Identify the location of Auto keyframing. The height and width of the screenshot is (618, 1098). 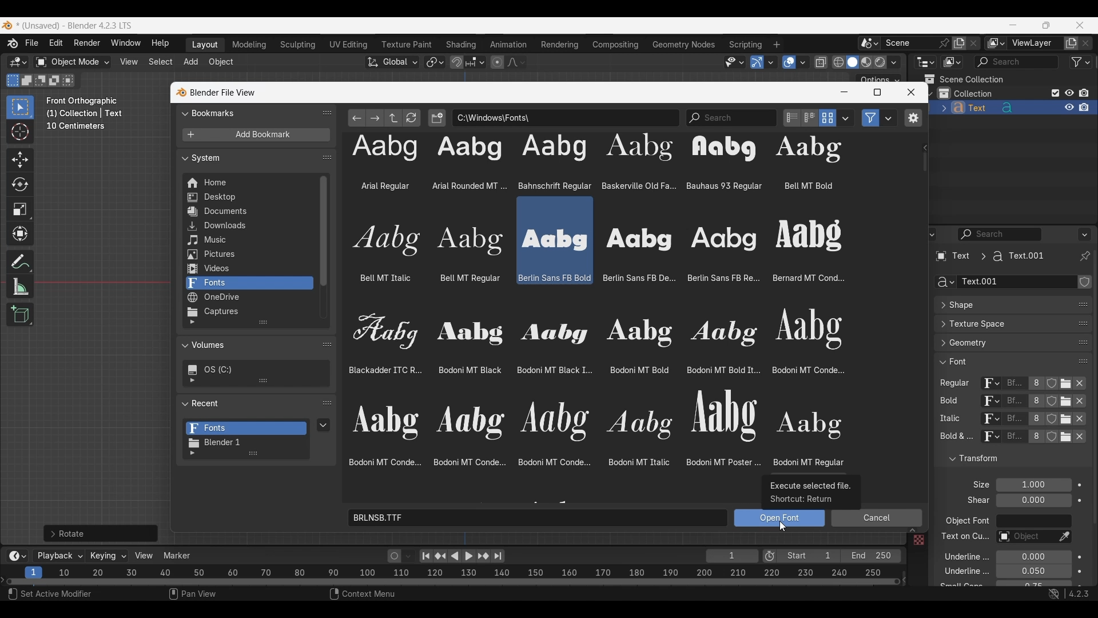
(408, 556).